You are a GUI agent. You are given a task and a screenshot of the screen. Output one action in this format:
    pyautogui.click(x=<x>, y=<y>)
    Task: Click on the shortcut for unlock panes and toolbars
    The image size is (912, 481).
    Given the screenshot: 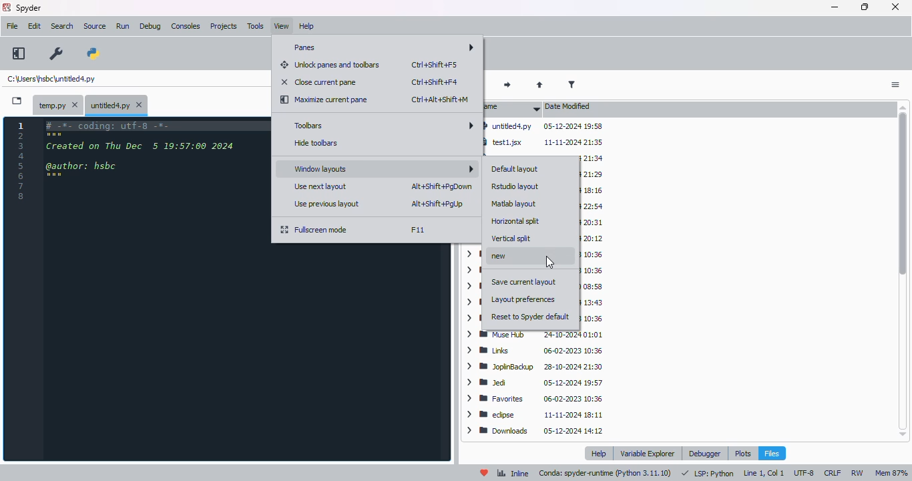 What is the action you would take?
    pyautogui.click(x=435, y=64)
    